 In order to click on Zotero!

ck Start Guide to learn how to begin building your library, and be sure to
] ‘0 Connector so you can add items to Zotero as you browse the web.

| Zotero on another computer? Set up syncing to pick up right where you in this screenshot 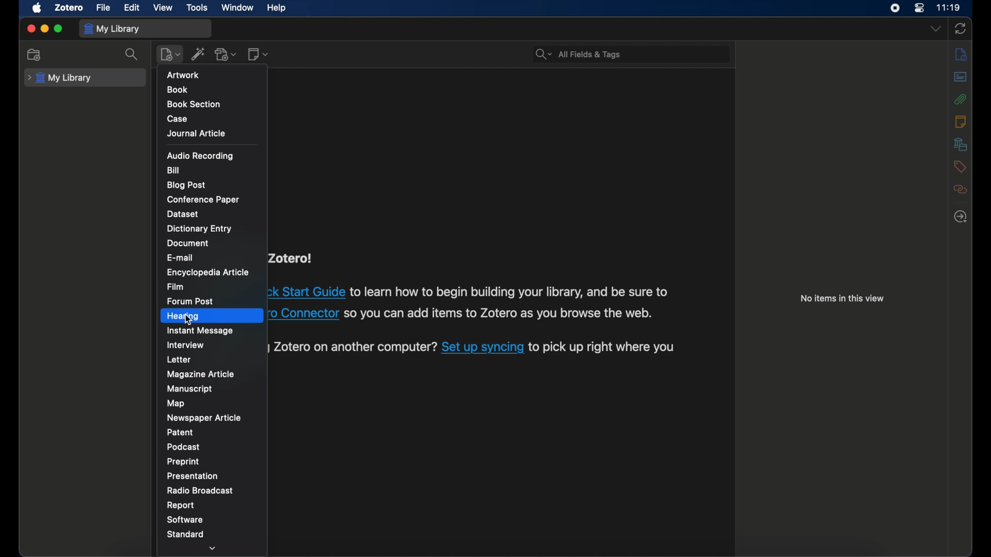, I will do `click(480, 308)`.